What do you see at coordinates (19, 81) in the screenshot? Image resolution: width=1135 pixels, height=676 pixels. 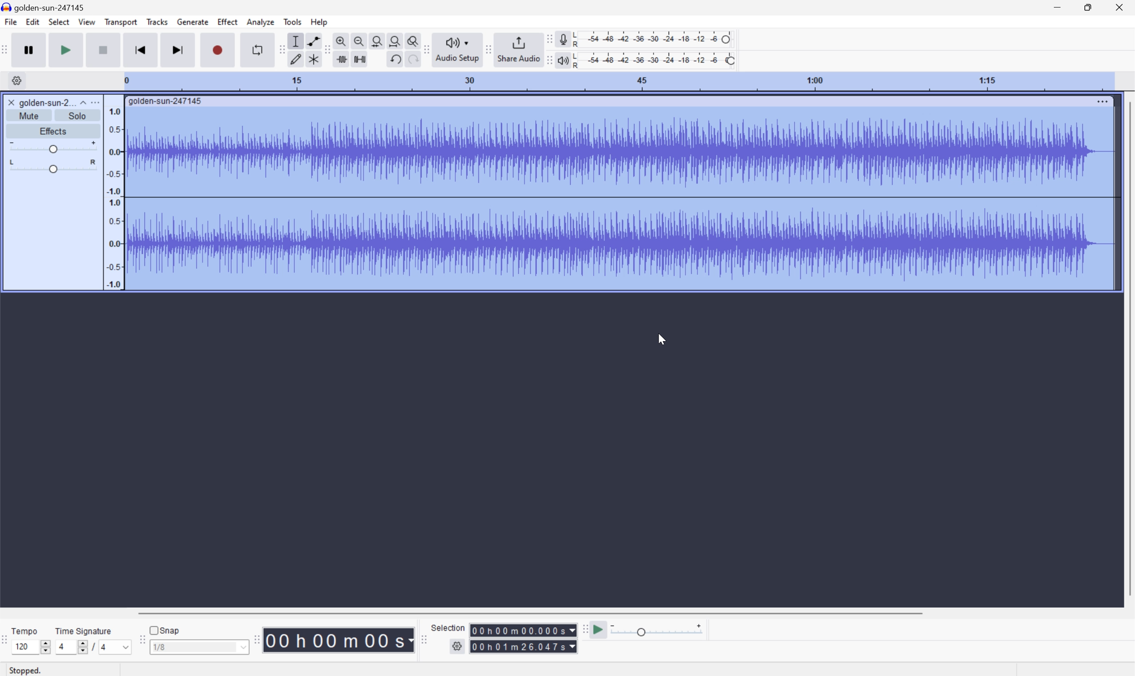 I see `Settings` at bounding box center [19, 81].